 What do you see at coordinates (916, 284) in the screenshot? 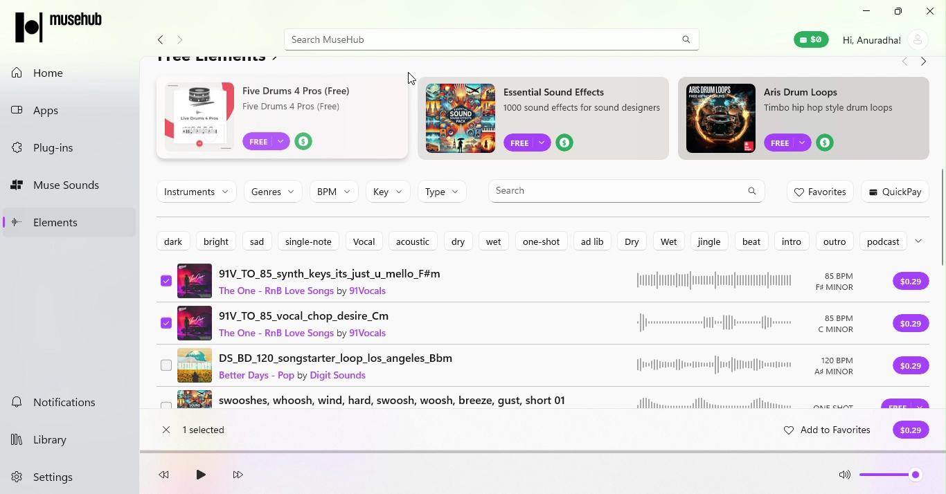
I see `Purchase` at bounding box center [916, 284].